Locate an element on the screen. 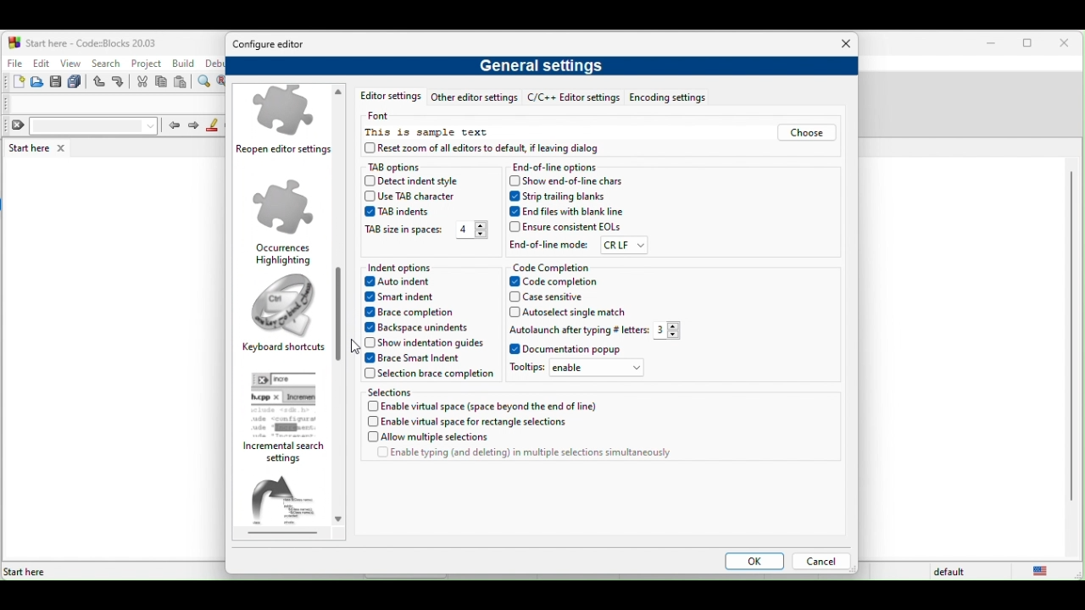 The width and height of the screenshot is (1085, 610). file is located at coordinates (14, 61).